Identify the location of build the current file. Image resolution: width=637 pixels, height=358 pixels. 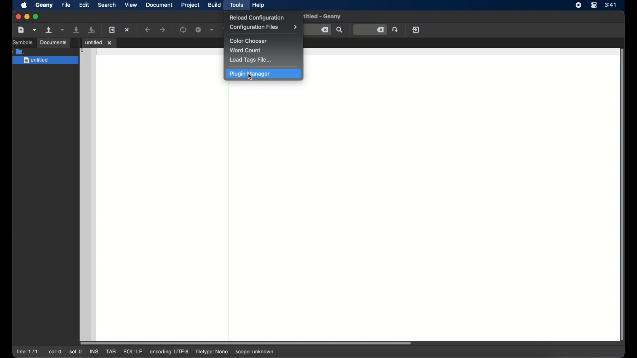
(198, 30).